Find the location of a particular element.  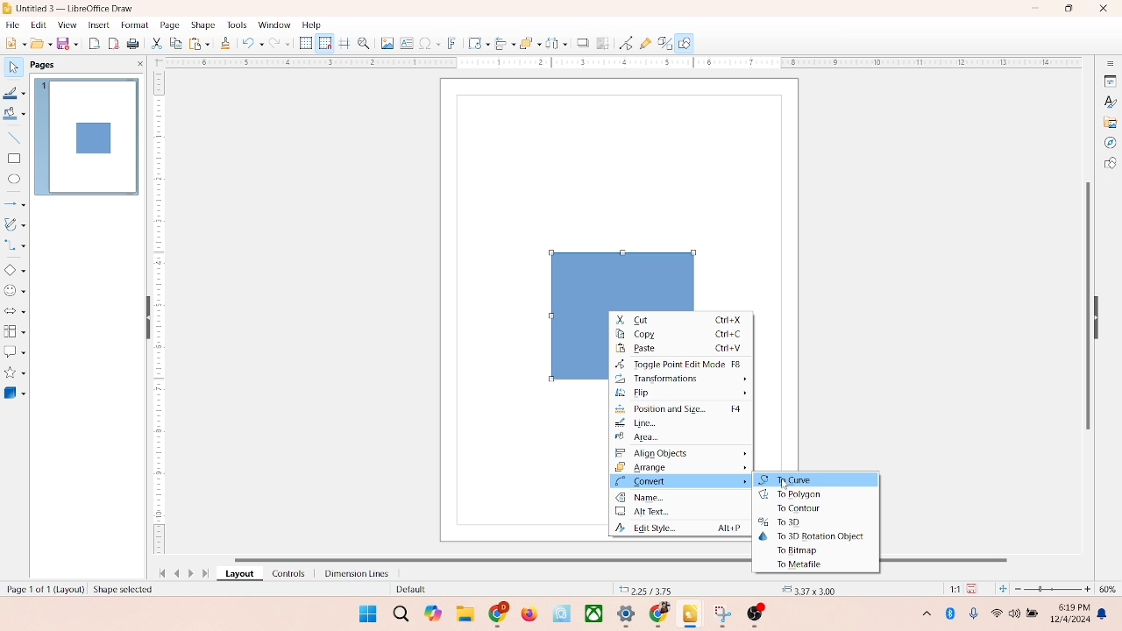

align objects is located at coordinates (684, 453).